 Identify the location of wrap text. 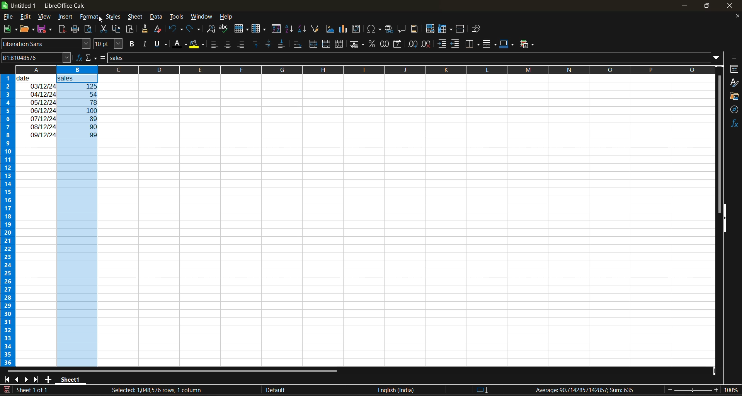
(299, 44).